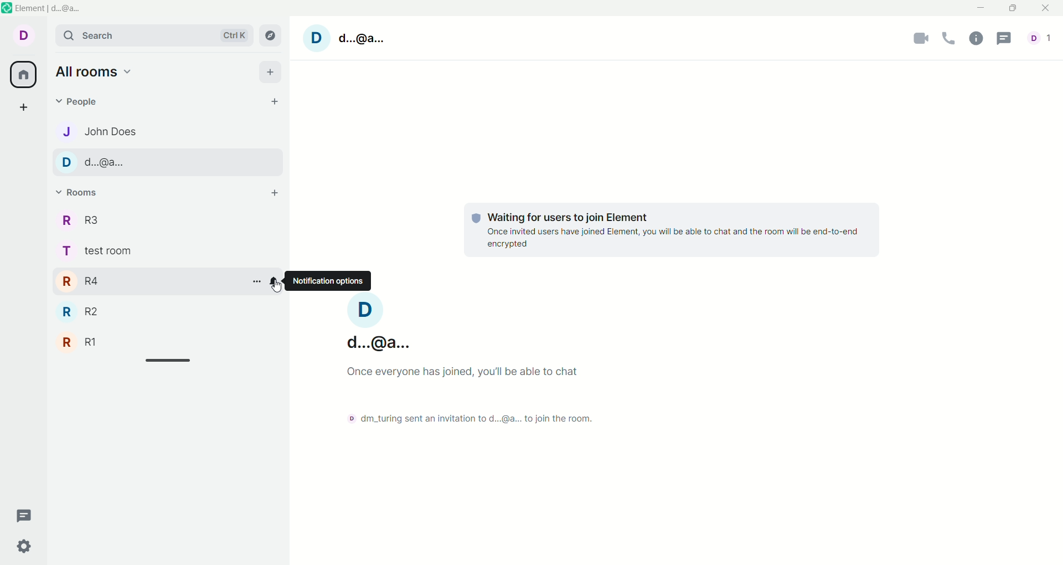 The width and height of the screenshot is (1063, 565). I want to click on Element | d..@a..., so click(49, 9).